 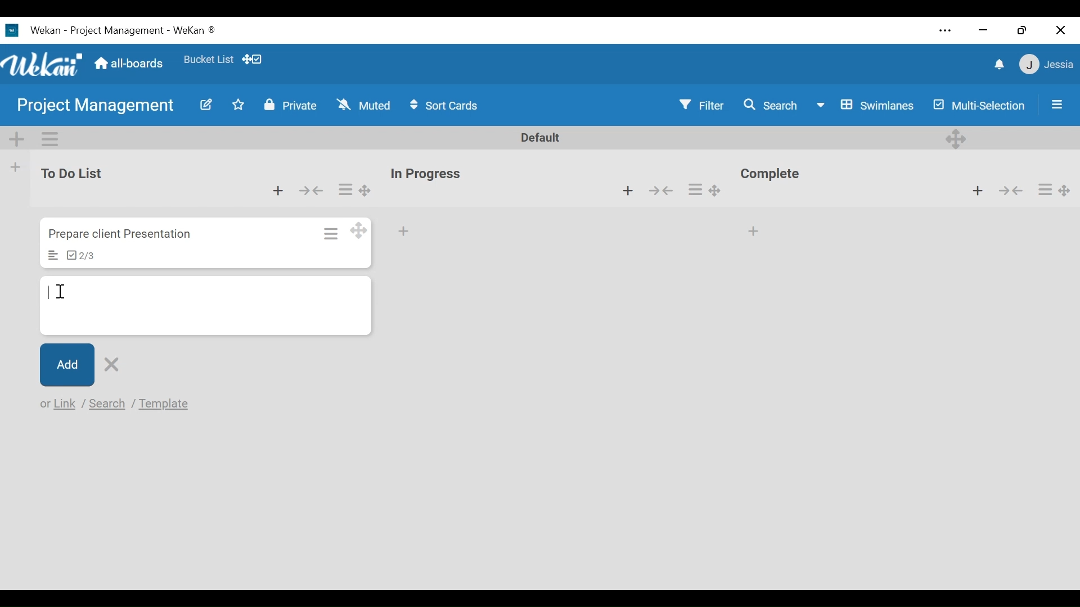 I want to click on Sort cards, so click(x=446, y=106).